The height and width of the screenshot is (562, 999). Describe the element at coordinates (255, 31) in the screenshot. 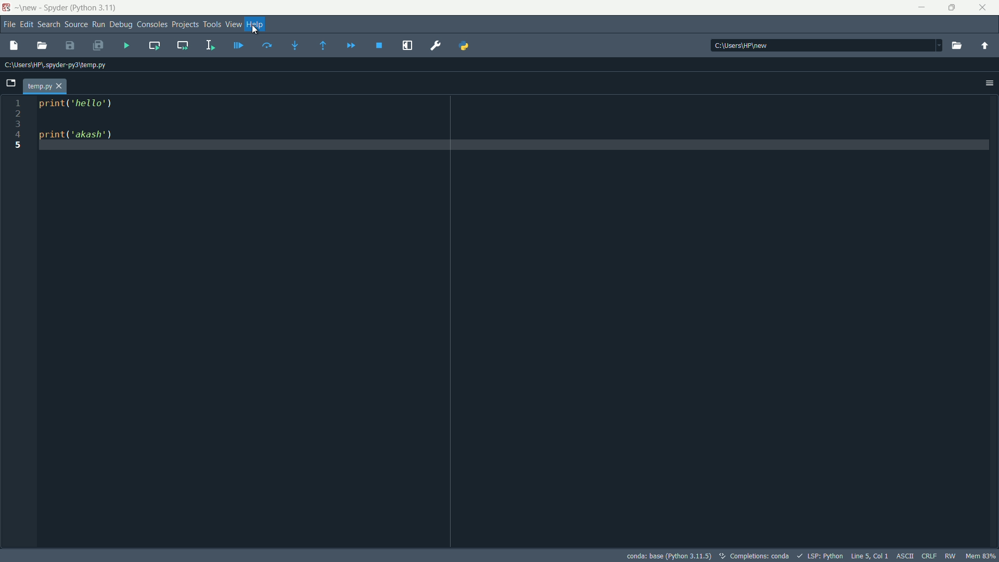

I see `Crusor` at that location.